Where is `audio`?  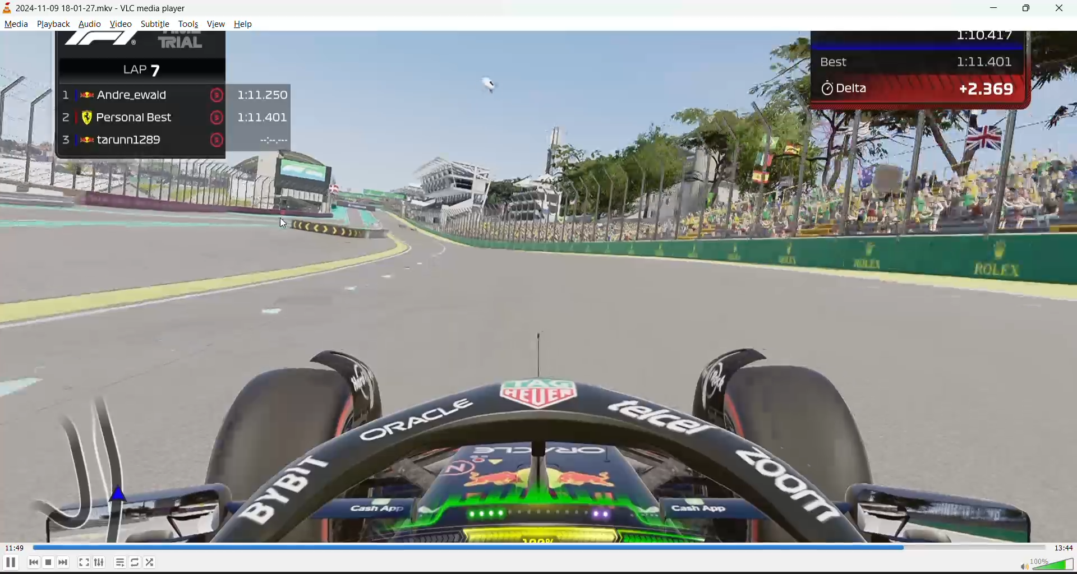
audio is located at coordinates (93, 25).